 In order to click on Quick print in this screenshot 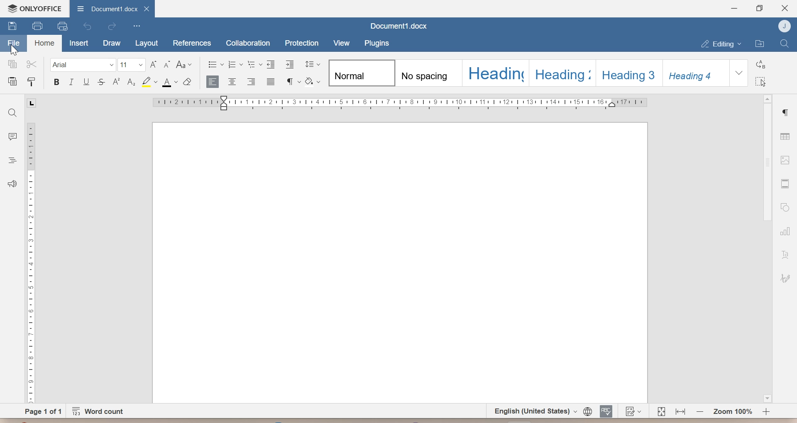, I will do `click(62, 26)`.